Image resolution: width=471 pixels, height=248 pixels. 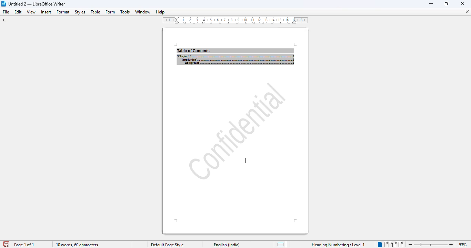 I want to click on book view, so click(x=399, y=245).